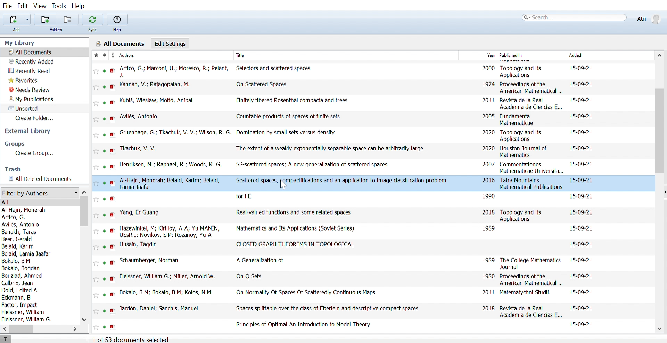  What do you see at coordinates (487, 69) in the screenshot?
I see `200` at bounding box center [487, 69].